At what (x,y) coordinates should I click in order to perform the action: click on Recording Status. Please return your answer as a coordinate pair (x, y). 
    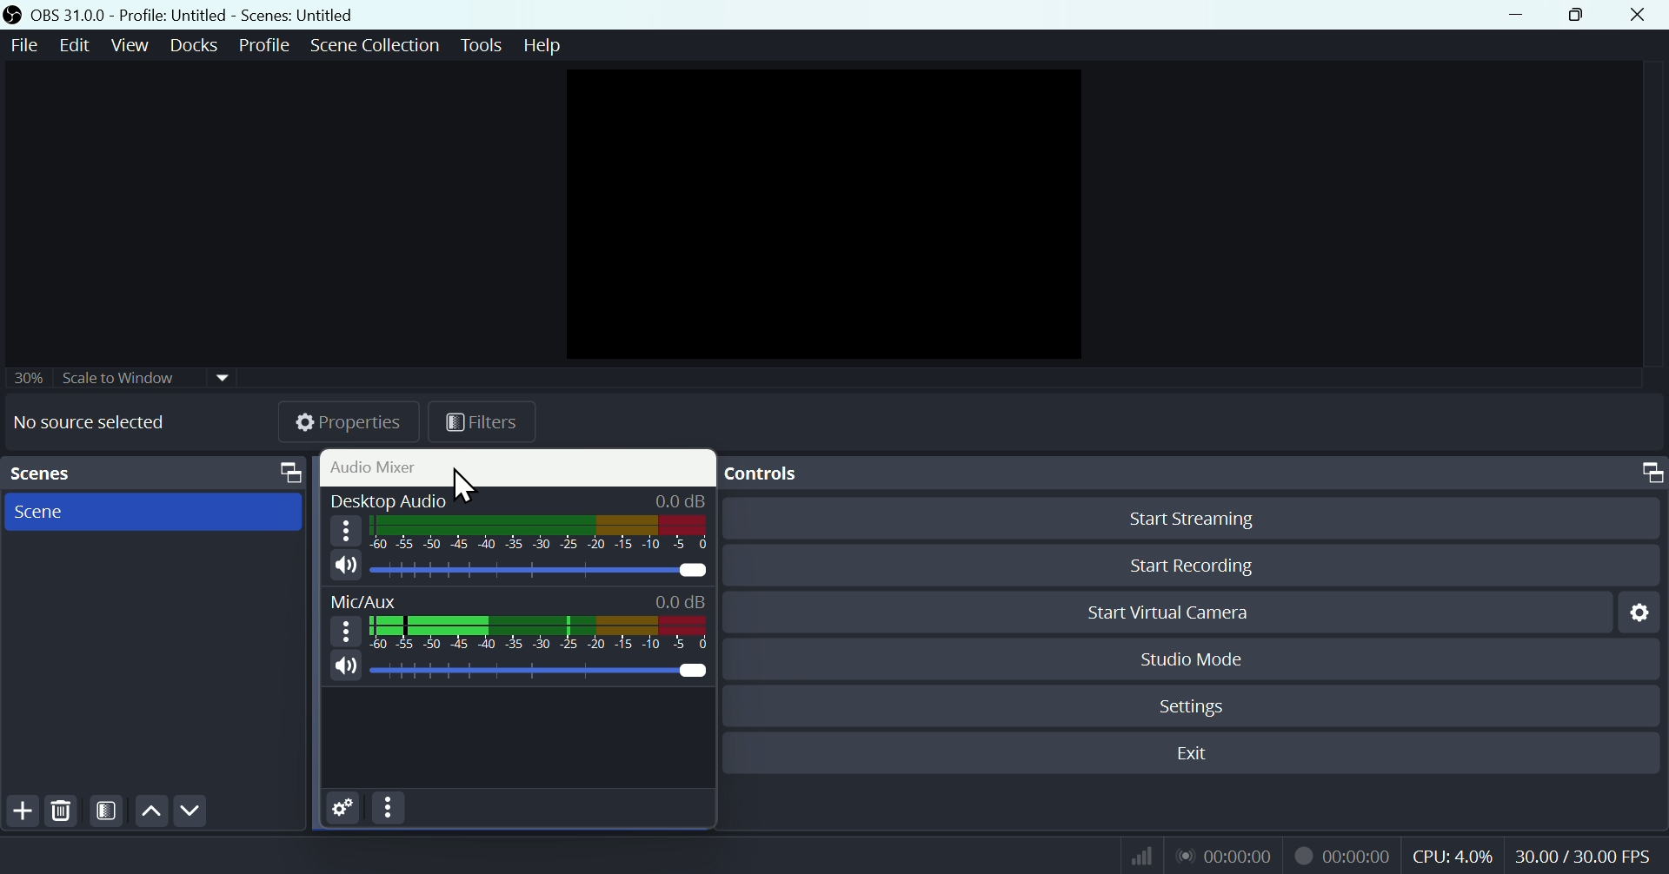
    Looking at the image, I should click on (1342, 856).